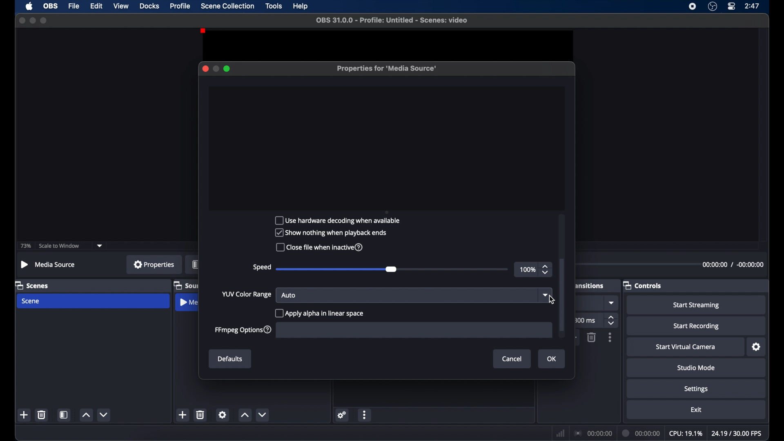 Image resolution: width=784 pixels, height=441 pixels. Describe the element at coordinates (696, 326) in the screenshot. I see `start recording` at that location.